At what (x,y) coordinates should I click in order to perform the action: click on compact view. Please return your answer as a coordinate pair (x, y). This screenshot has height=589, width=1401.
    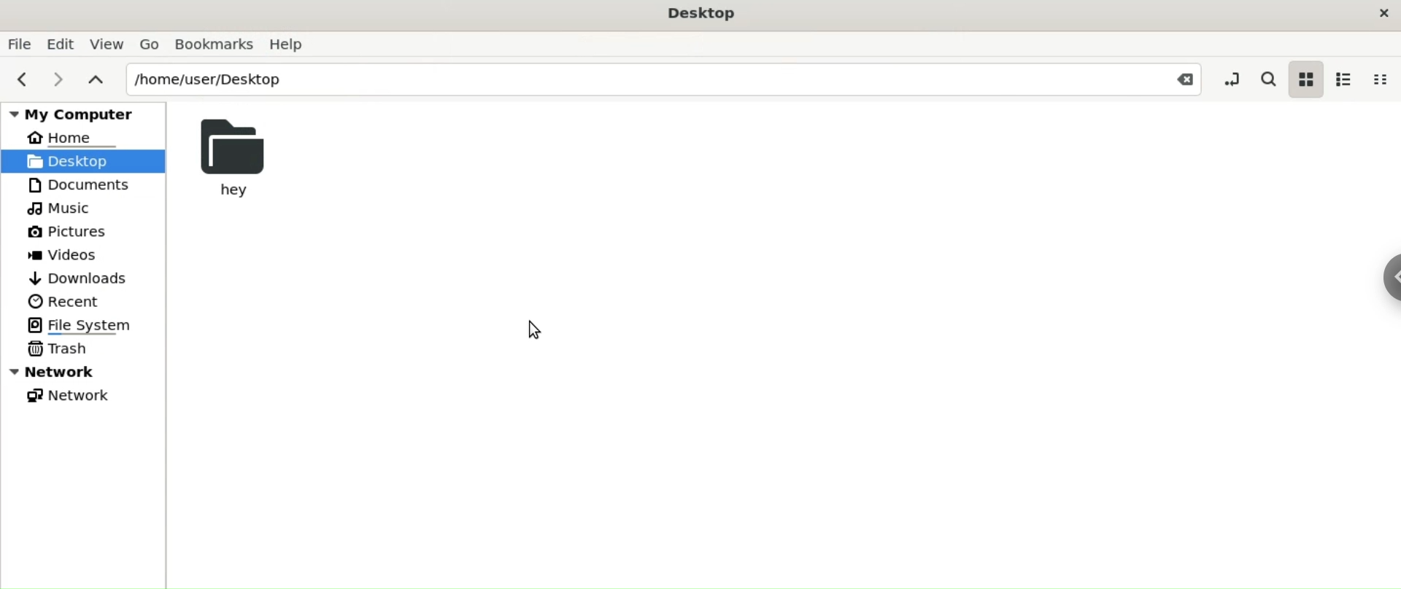
    Looking at the image, I should click on (1383, 77).